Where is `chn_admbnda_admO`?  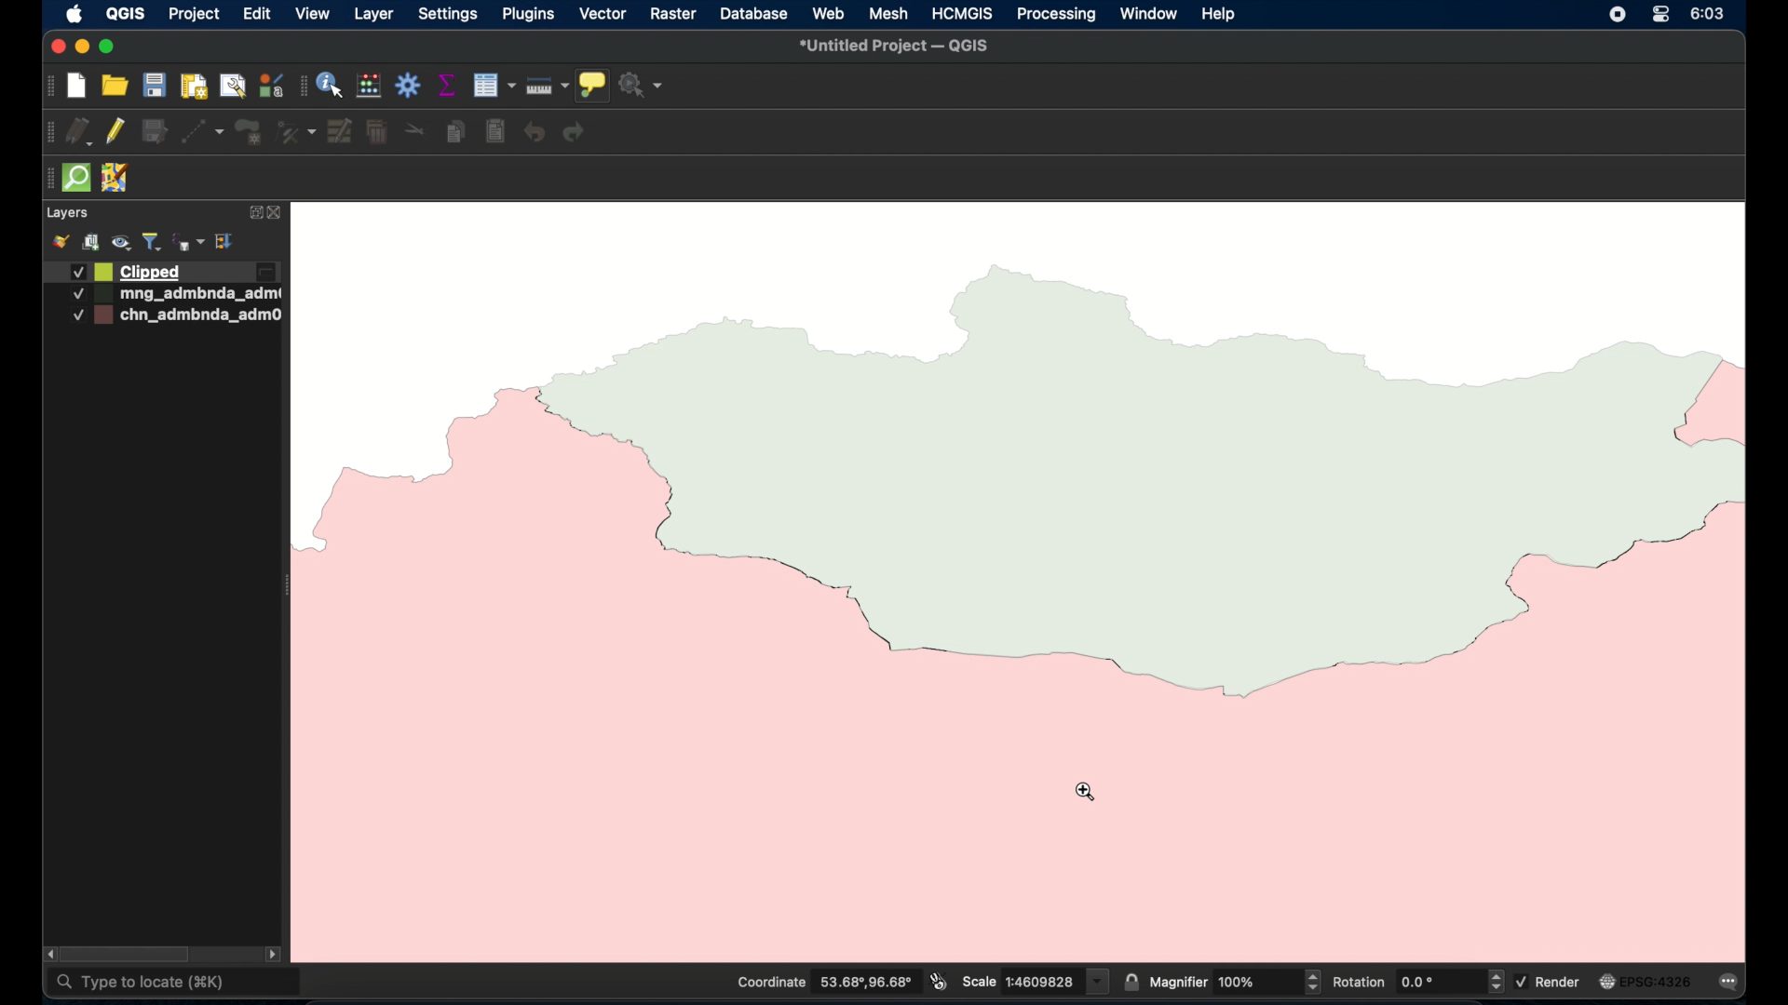 chn_admbnda_admO is located at coordinates (175, 315).